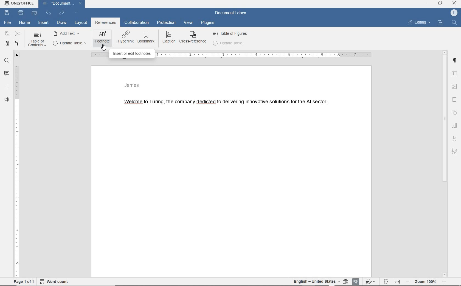  Describe the element at coordinates (7, 98) in the screenshot. I see `feedback & support` at that location.